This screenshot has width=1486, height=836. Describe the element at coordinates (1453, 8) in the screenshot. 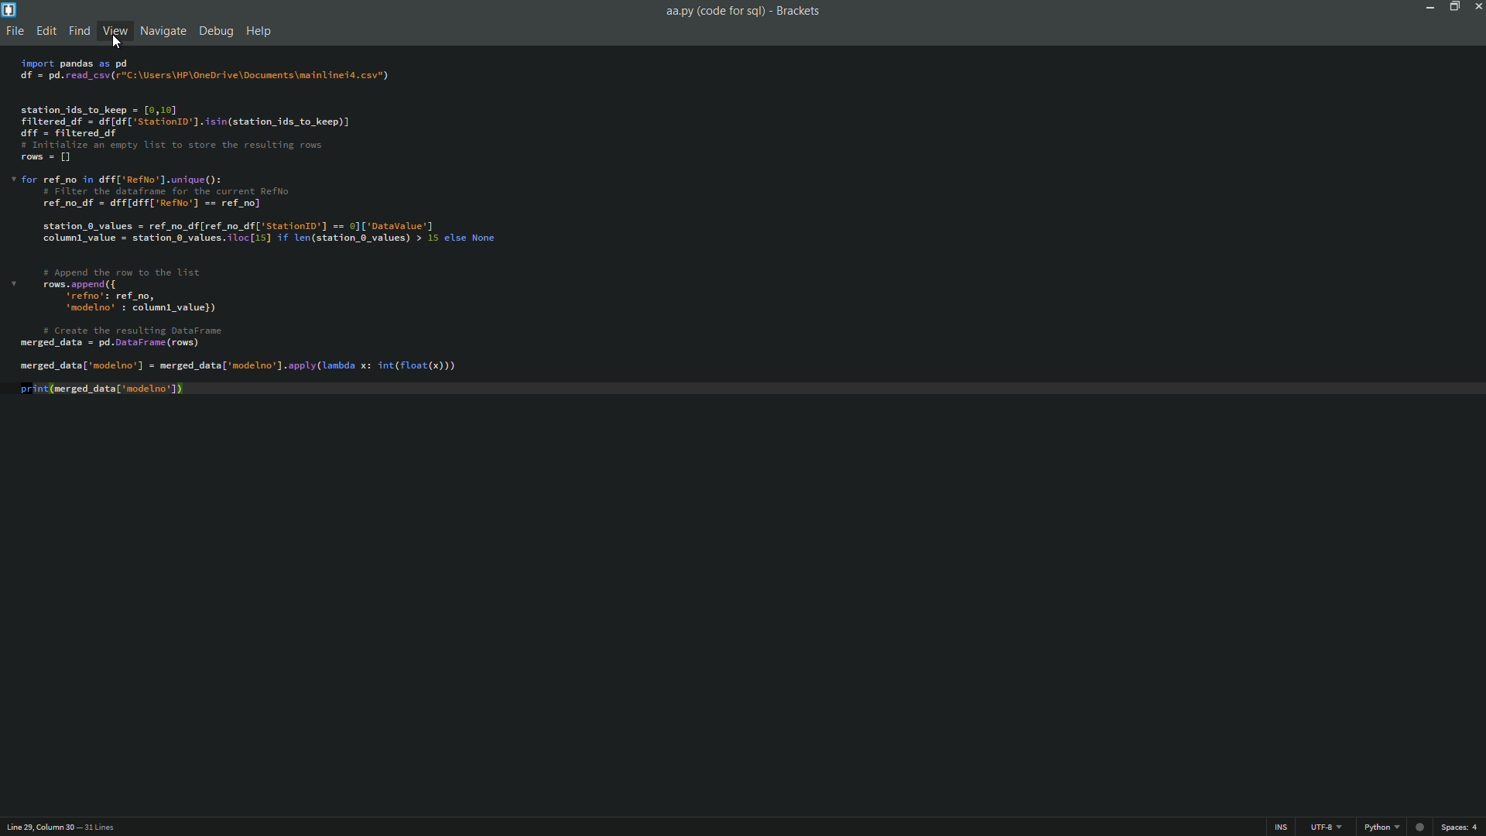

I see `maximize button` at that location.